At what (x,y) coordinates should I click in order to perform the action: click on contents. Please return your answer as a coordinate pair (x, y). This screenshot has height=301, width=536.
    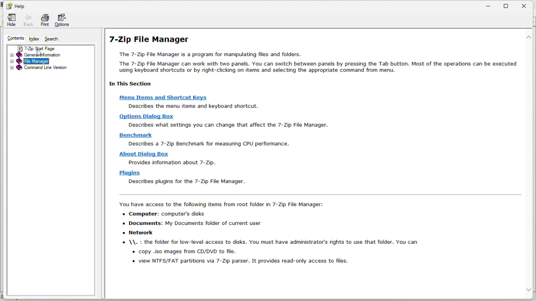
    Looking at the image, I should click on (14, 38).